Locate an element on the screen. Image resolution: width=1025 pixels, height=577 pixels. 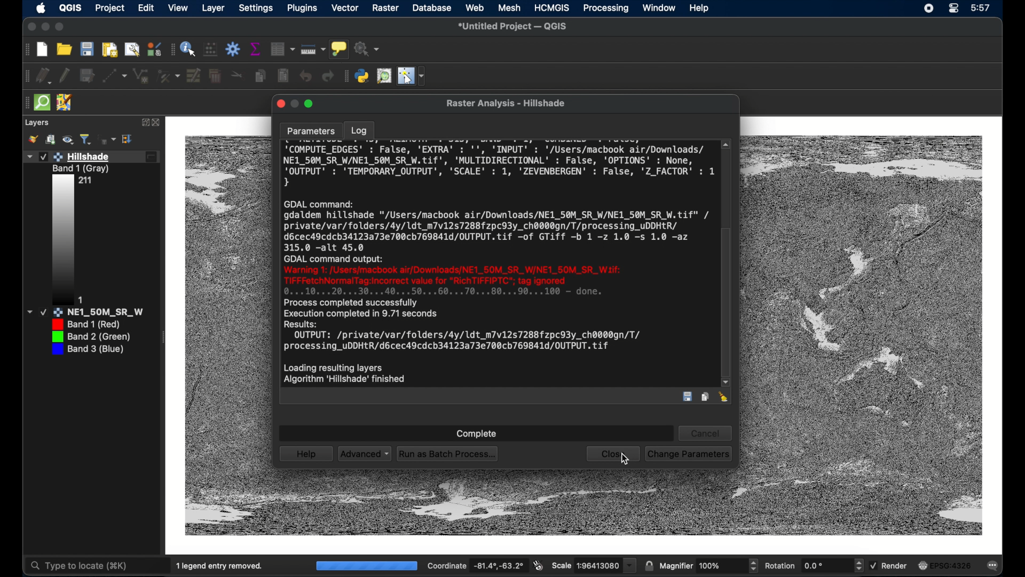
211 is located at coordinates (87, 180).